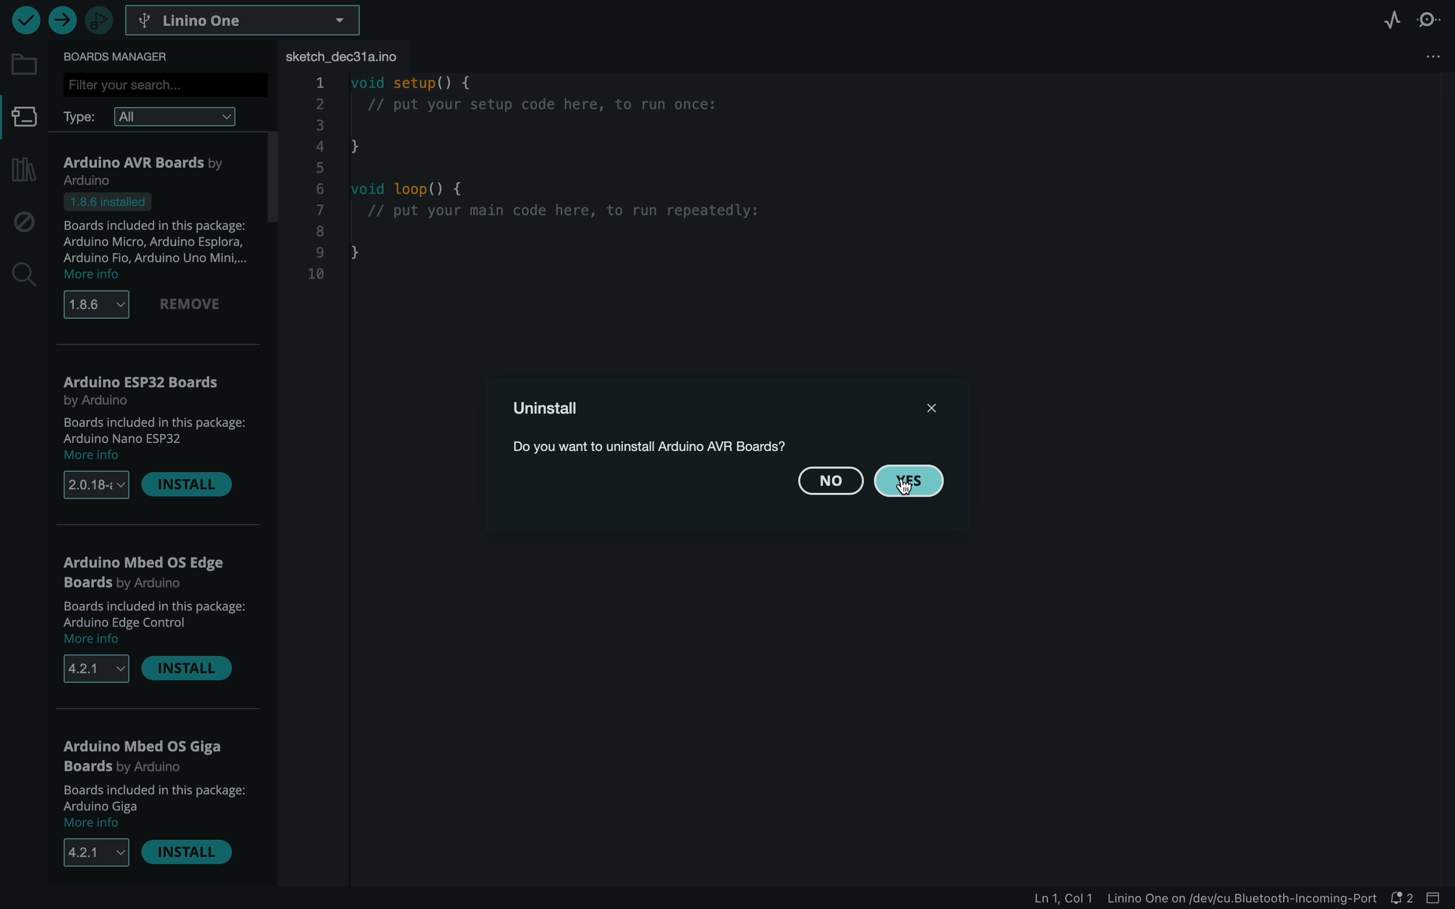 This screenshot has height=909, width=1455. What do you see at coordinates (193, 305) in the screenshot?
I see `remove` at bounding box center [193, 305].